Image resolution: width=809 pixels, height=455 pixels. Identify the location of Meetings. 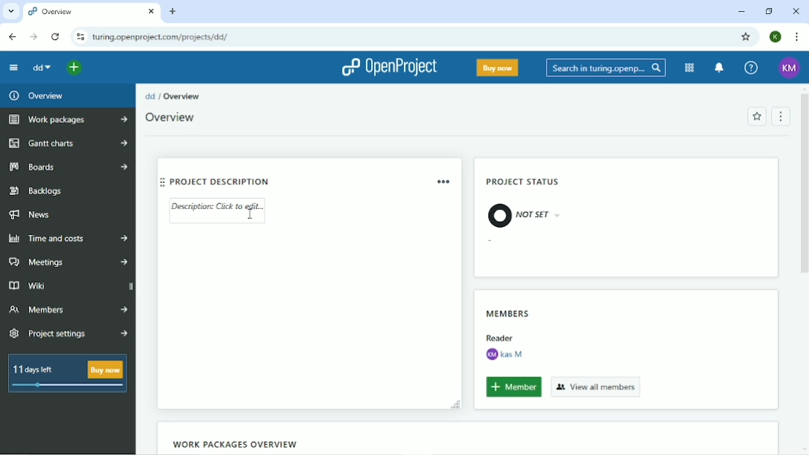
(67, 262).